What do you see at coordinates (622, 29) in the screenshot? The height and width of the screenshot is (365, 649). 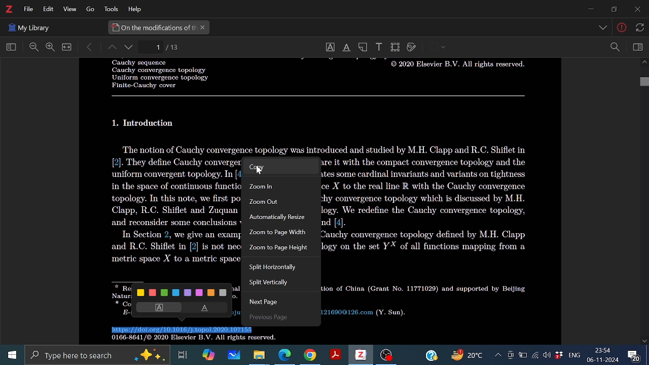 I see `` at bounding box center [622, 29].